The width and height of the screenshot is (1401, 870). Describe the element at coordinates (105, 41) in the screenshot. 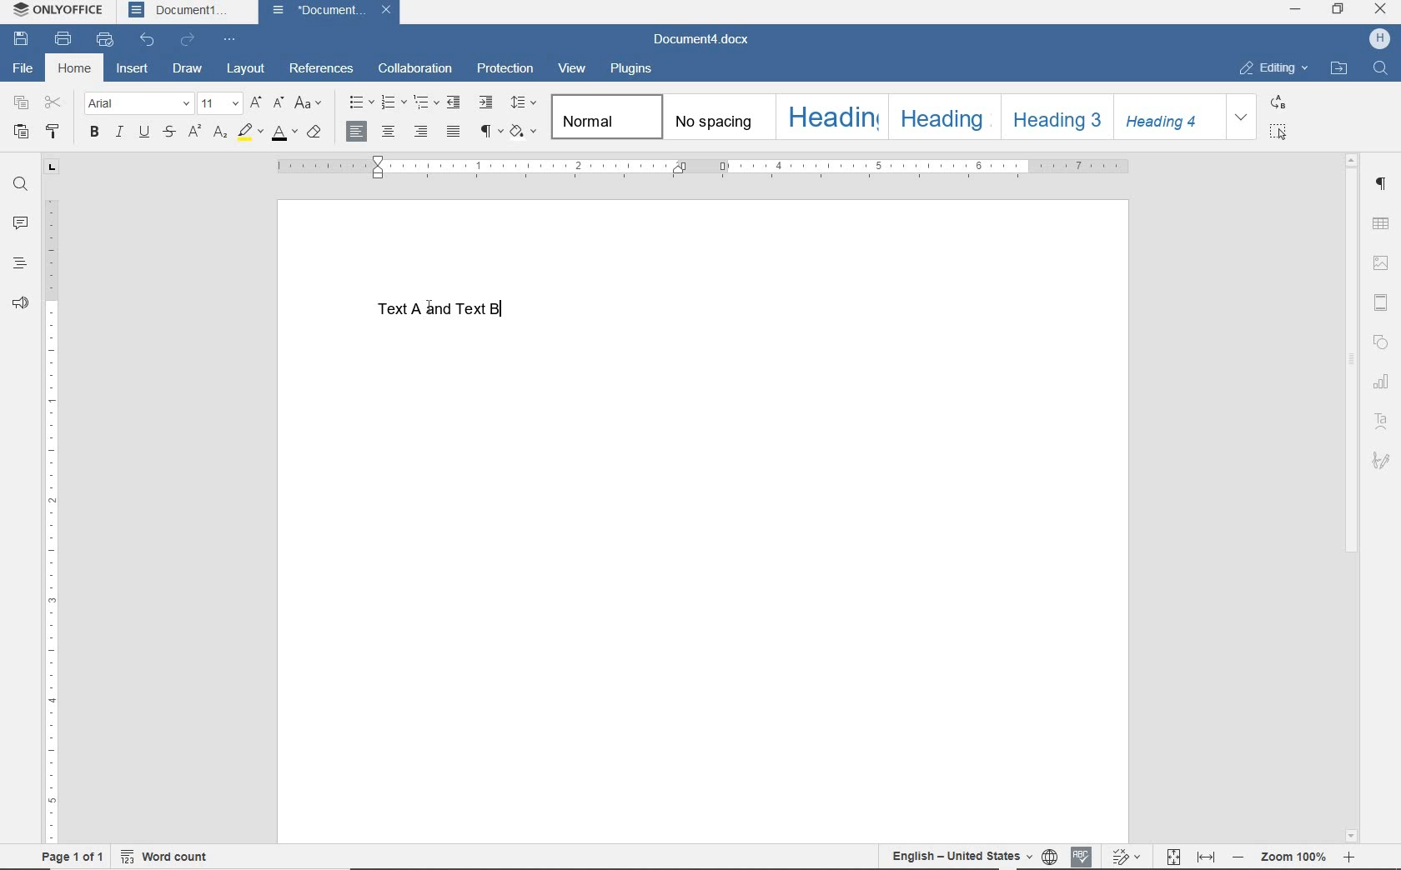

I see `QUICK PRINT` at that location.